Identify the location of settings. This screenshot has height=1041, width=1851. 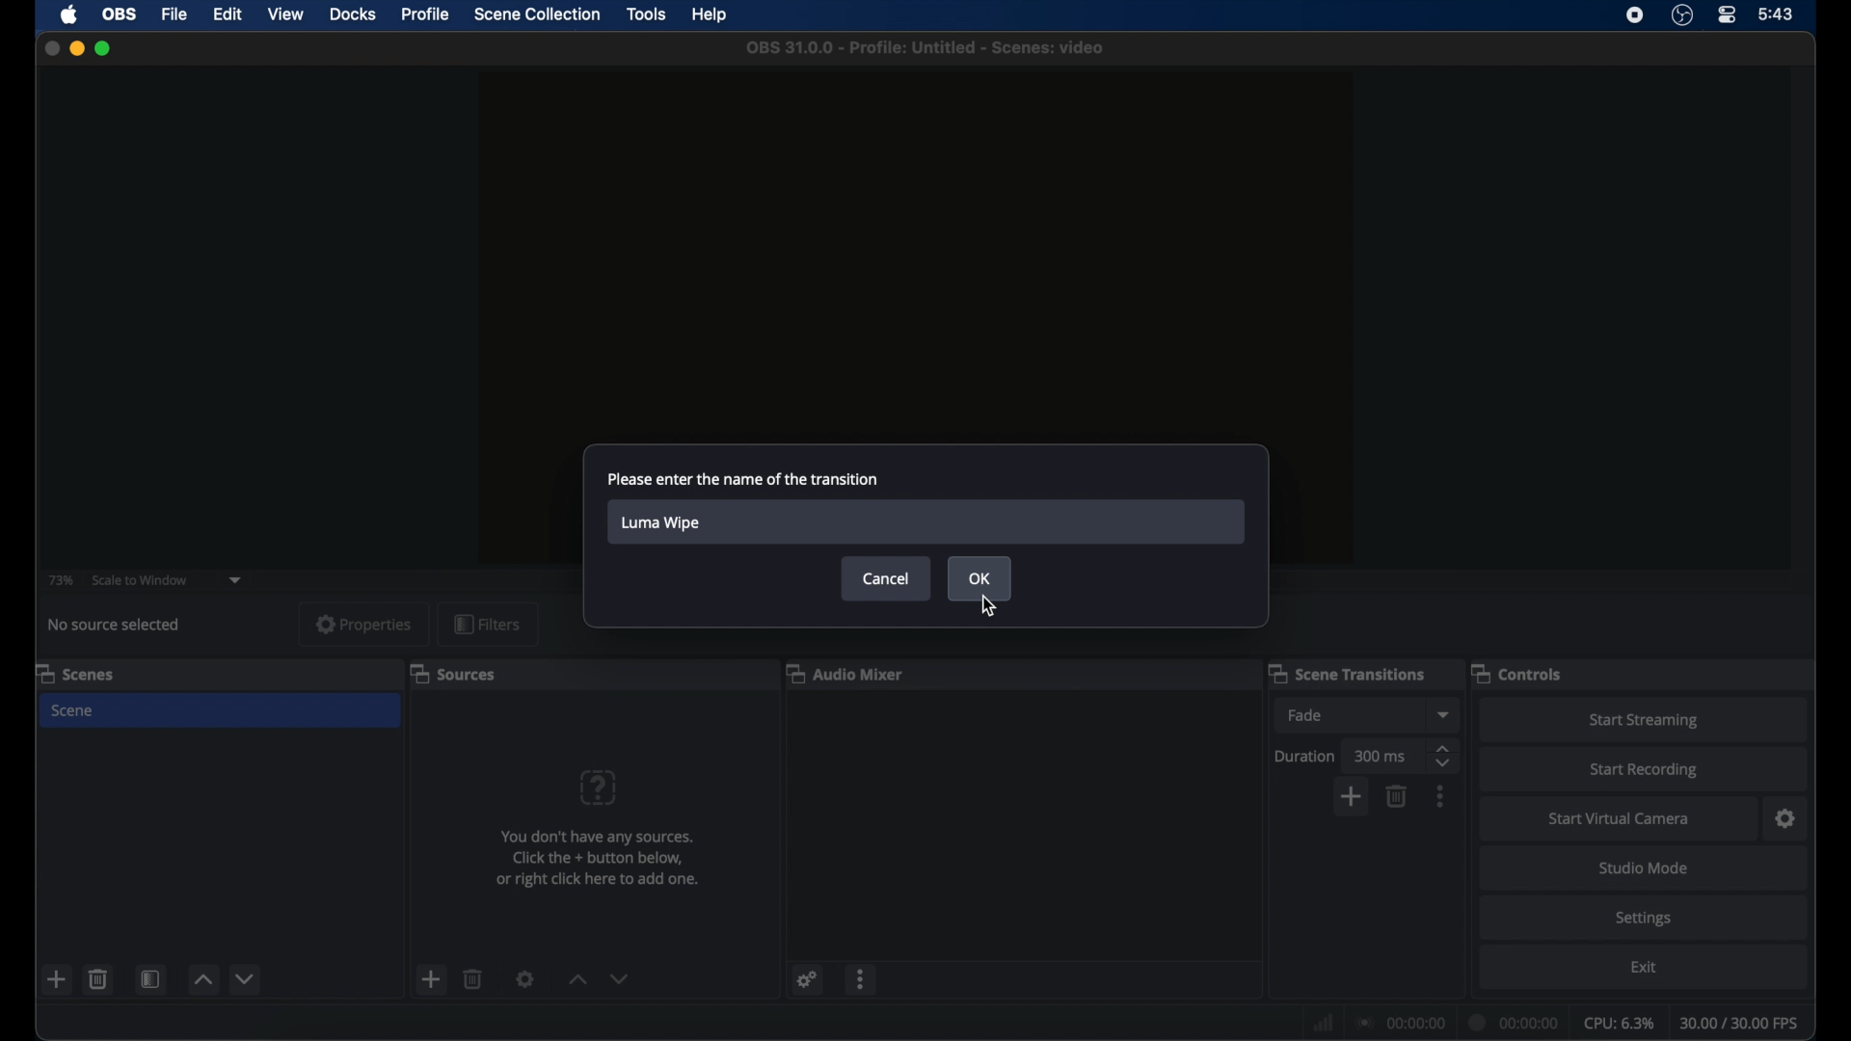
(1785, 819).